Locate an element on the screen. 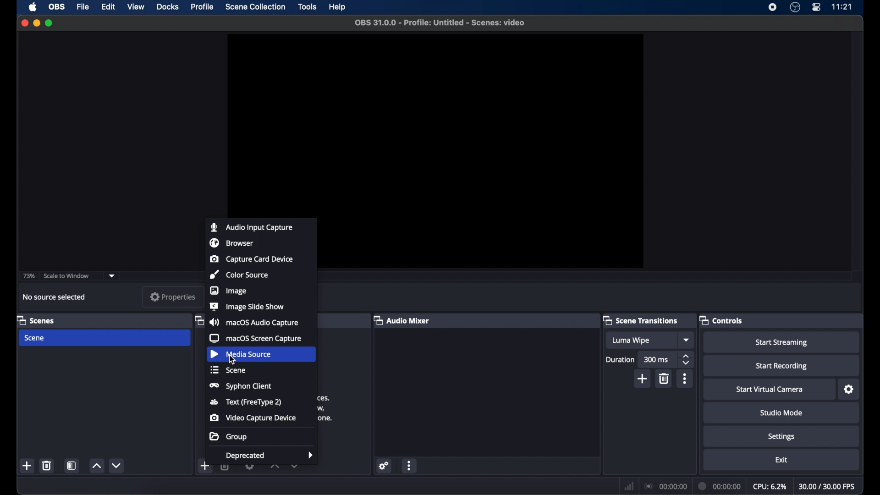  300 ms is located at coordinates (656, 359).